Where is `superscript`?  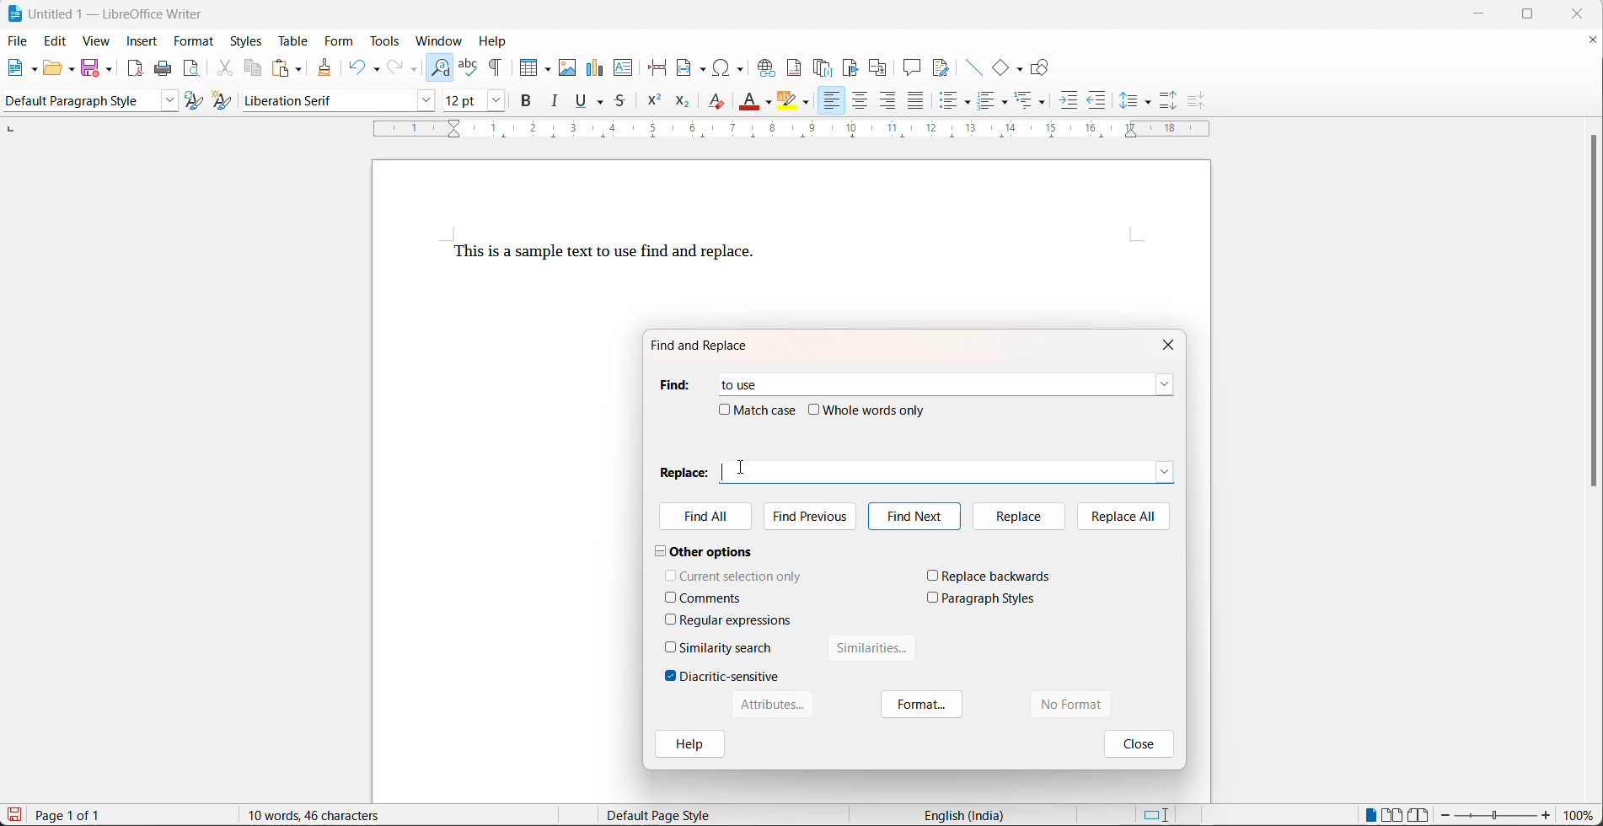 superscript is located at coordinates (653, 105).